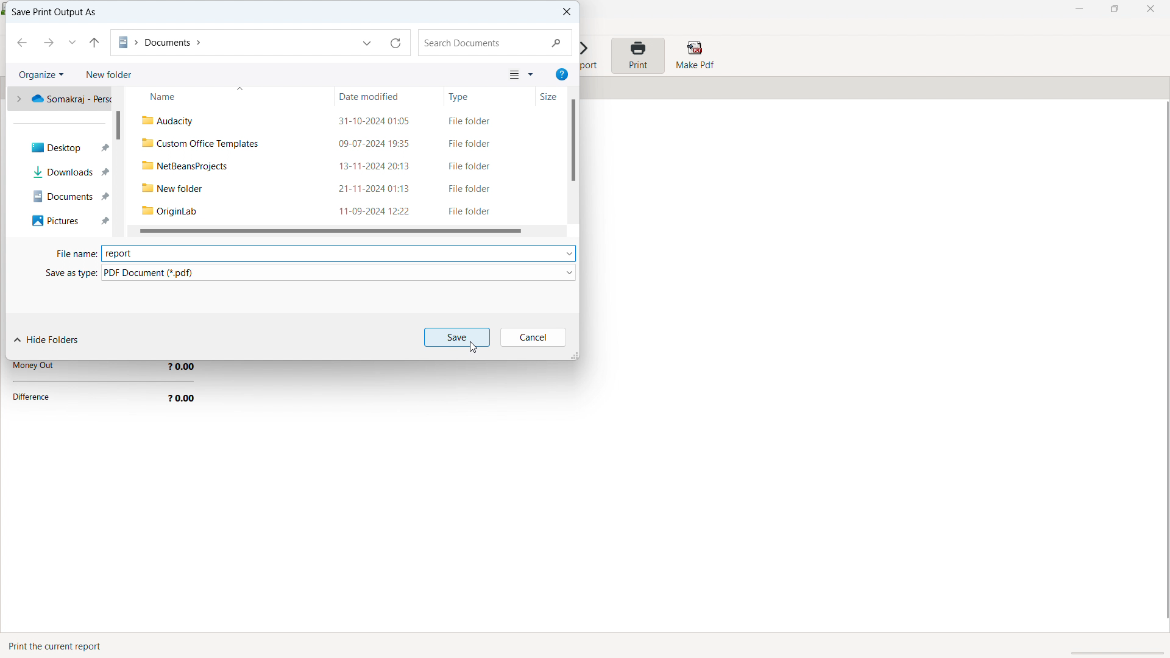  What do you see at coordinates (573, 140) in the screenshot?
I see `vertical scrollbar` at bounding box center [573, 140].